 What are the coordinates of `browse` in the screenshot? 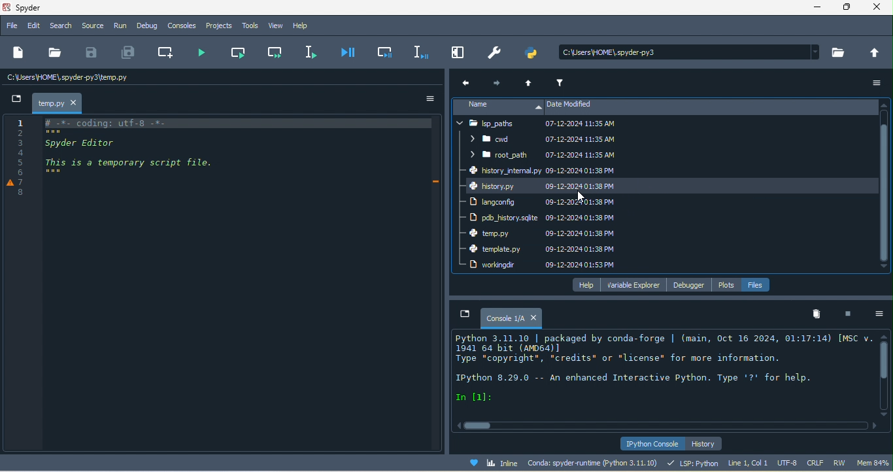 It's located at (839, 53).